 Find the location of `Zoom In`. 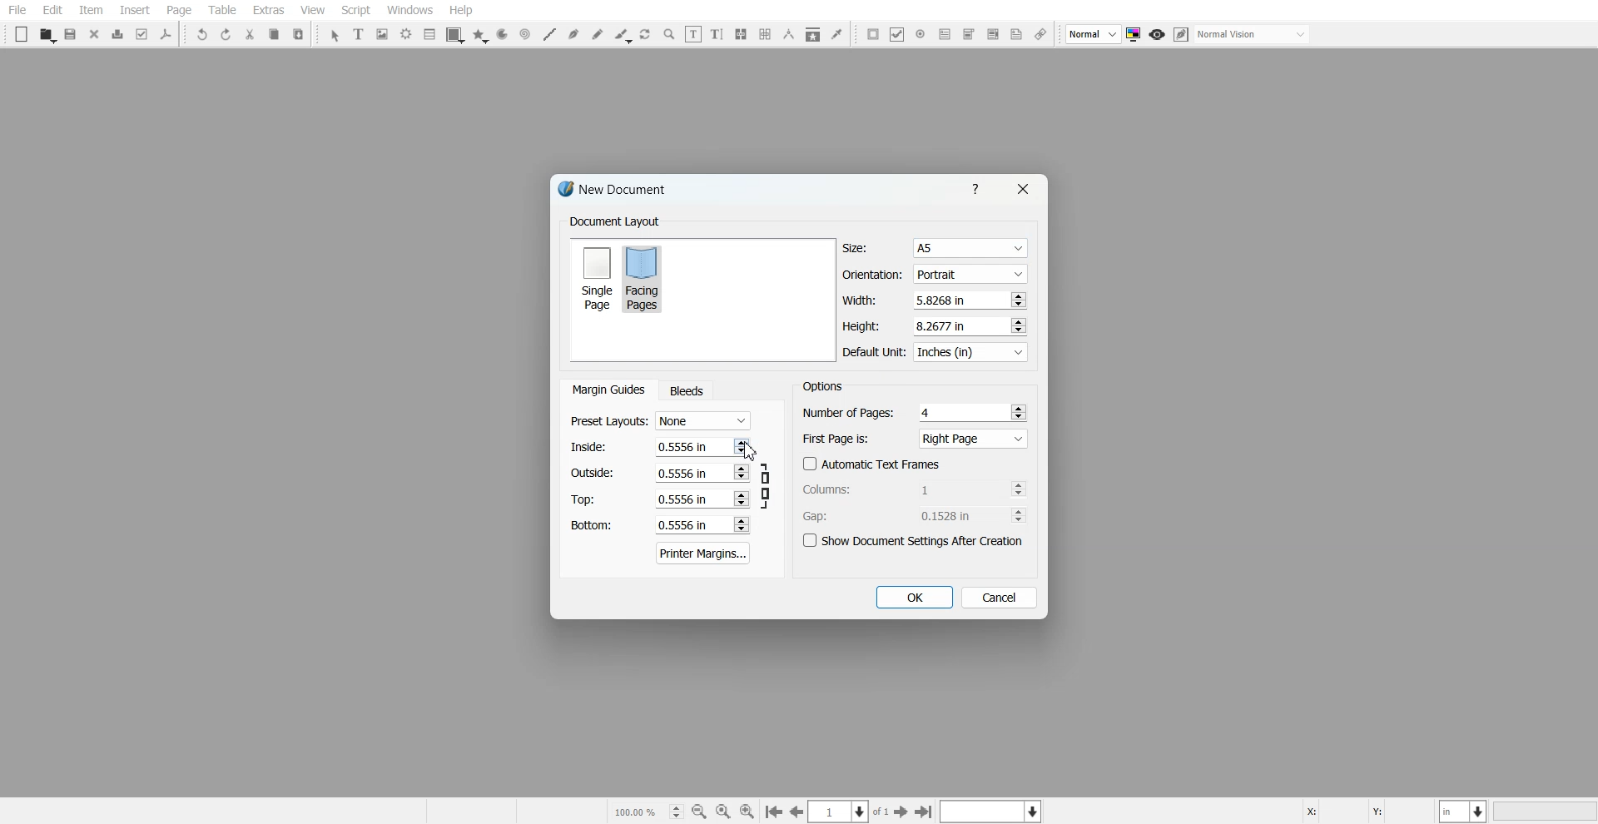

Zoom In is located at coordinates (747, 811).